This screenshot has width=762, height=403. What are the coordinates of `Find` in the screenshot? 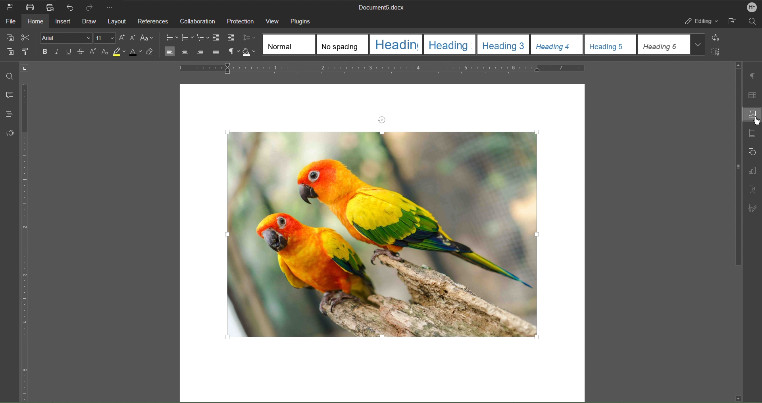 It's located at (10, 76).